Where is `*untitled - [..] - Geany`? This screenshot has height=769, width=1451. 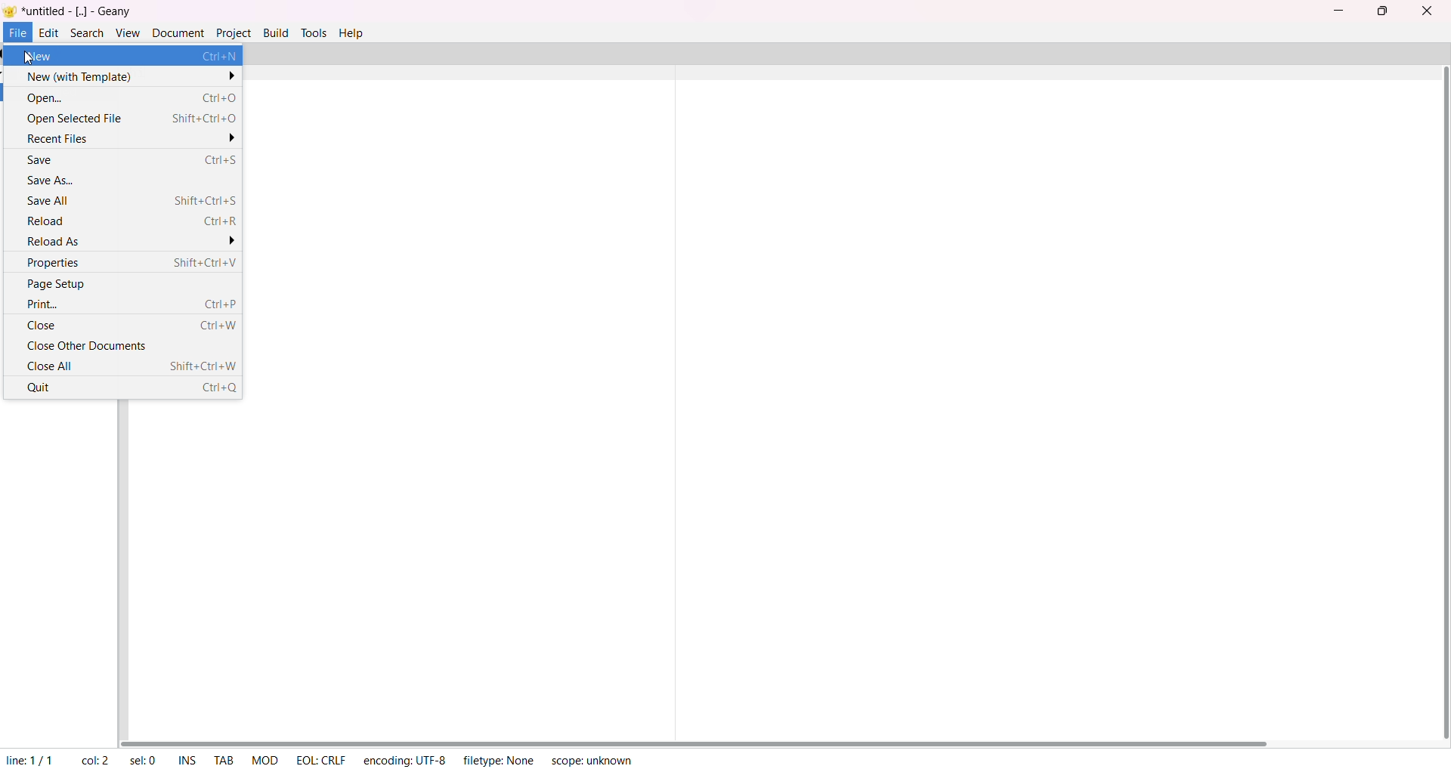
*untitled - [..] - Geany is located at coordinates (80, 11).